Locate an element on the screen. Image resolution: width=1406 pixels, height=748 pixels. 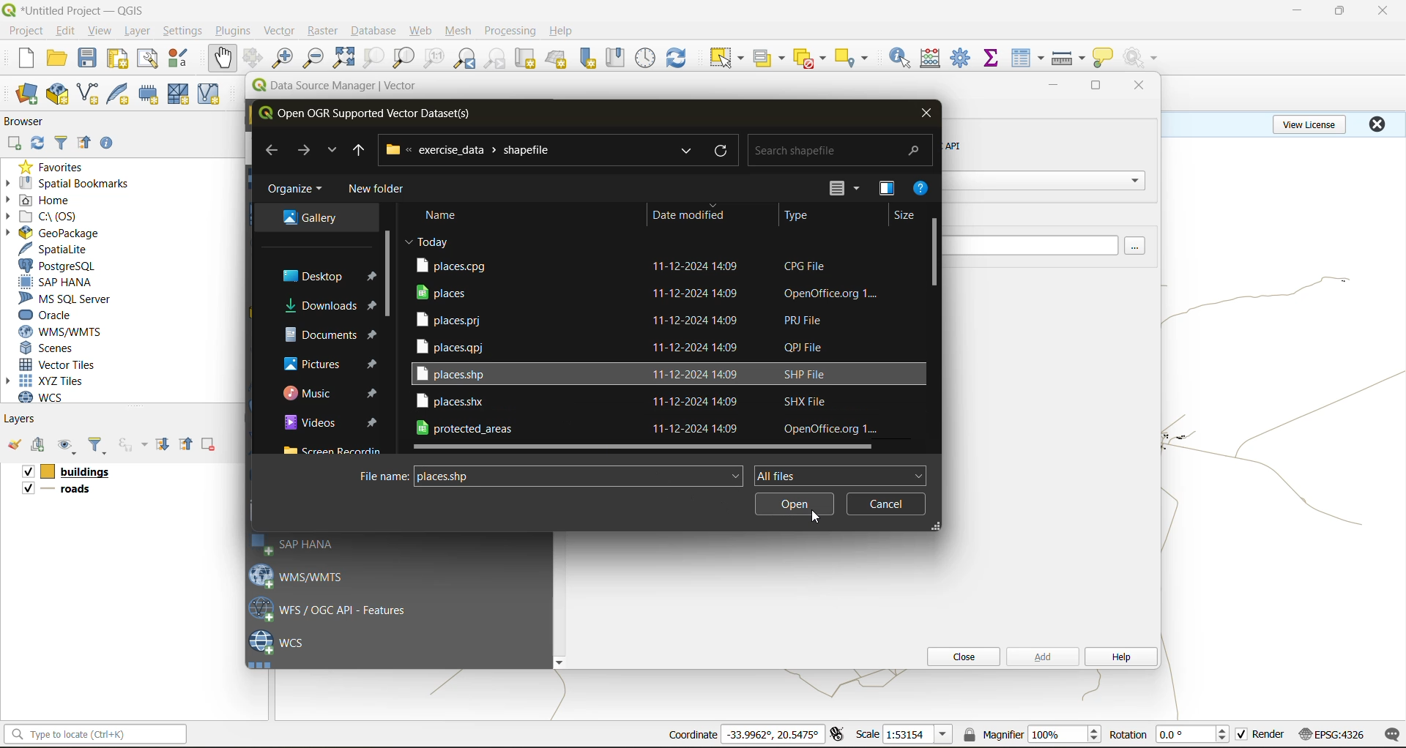
crs is located at coordinates (1332, 733).